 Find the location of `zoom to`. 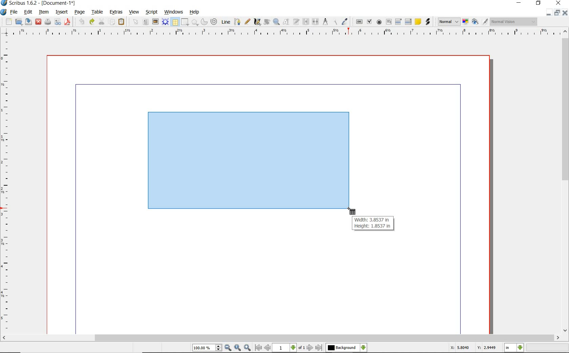

zoom to is located at coordinates (237, 348).